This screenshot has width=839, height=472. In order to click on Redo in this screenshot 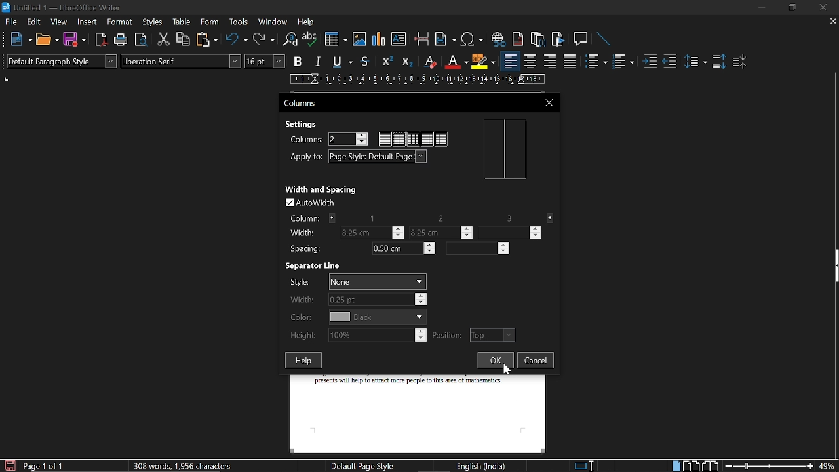, I will do `click(263, 39)`.